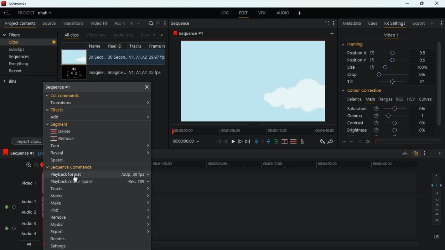  Describe the element at coordinates (370, 99) in the screenshot. I see `main` at that location.